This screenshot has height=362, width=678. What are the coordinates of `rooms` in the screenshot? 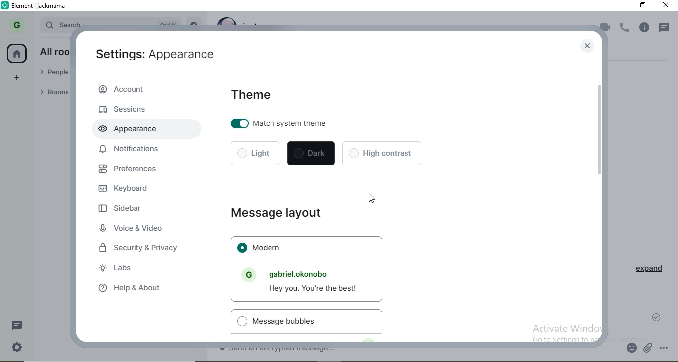 It's located at (52, 93).